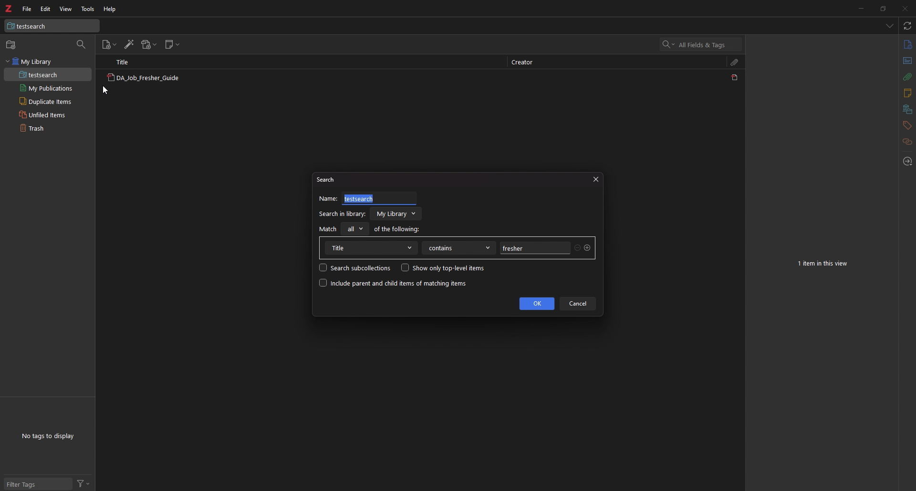 The image size is (916, 491). What do you see at coordinates (588, 248) in the screenshot?
I see `add keyword` at bounding box center [588, 248].